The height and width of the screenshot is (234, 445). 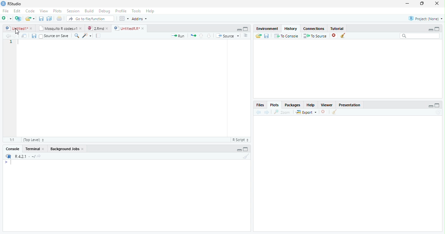 I want to click on R421 - ~/, so click(x=23, y=156).